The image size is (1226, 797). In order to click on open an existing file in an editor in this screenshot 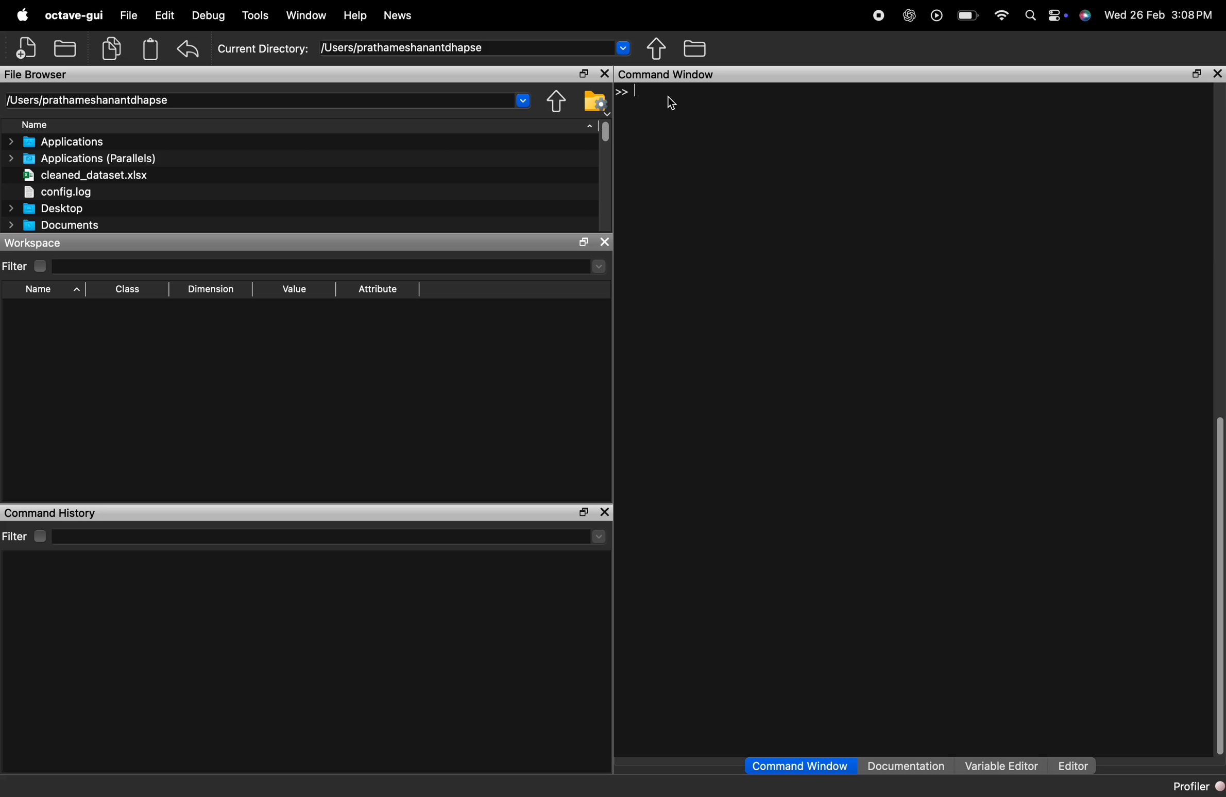, I will do `click(66, 47)`.